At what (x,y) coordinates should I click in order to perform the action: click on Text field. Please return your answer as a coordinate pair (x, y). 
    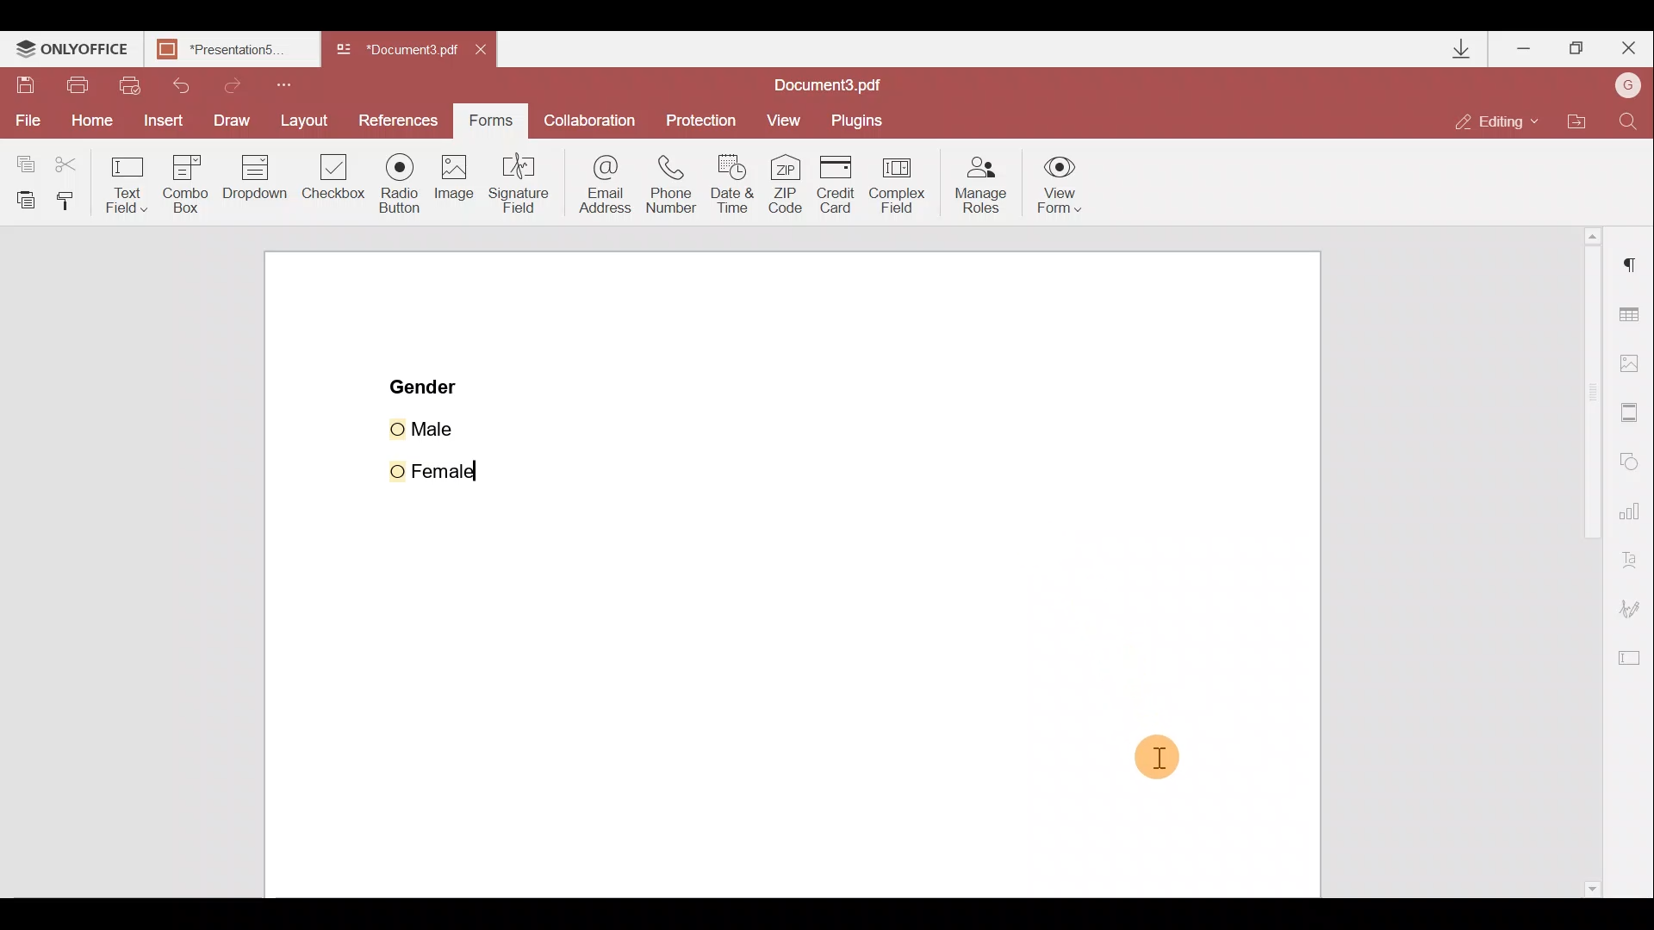
    Looking at the image, I should click on (124, 182).